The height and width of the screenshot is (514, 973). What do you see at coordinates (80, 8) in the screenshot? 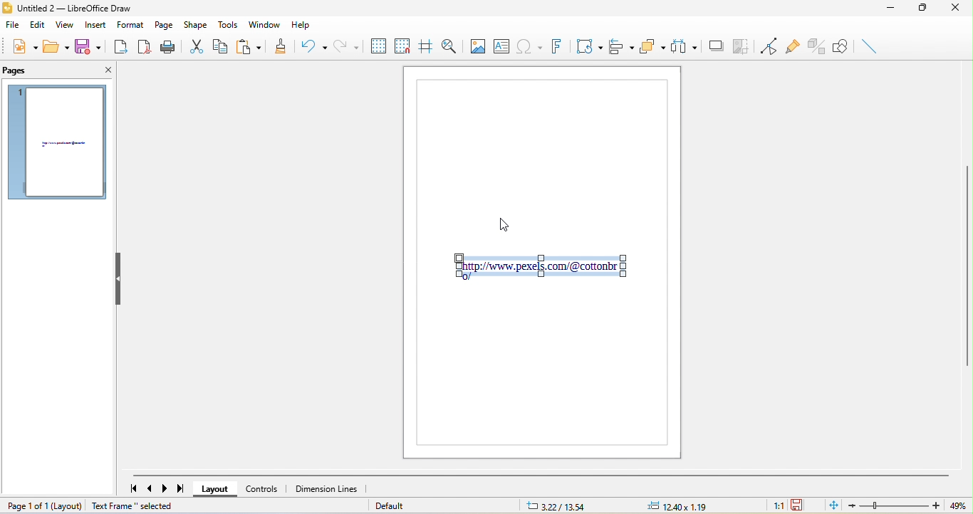
I see `Untitled 2 — LibreOffice Draw` at bounding box center [80, 8].